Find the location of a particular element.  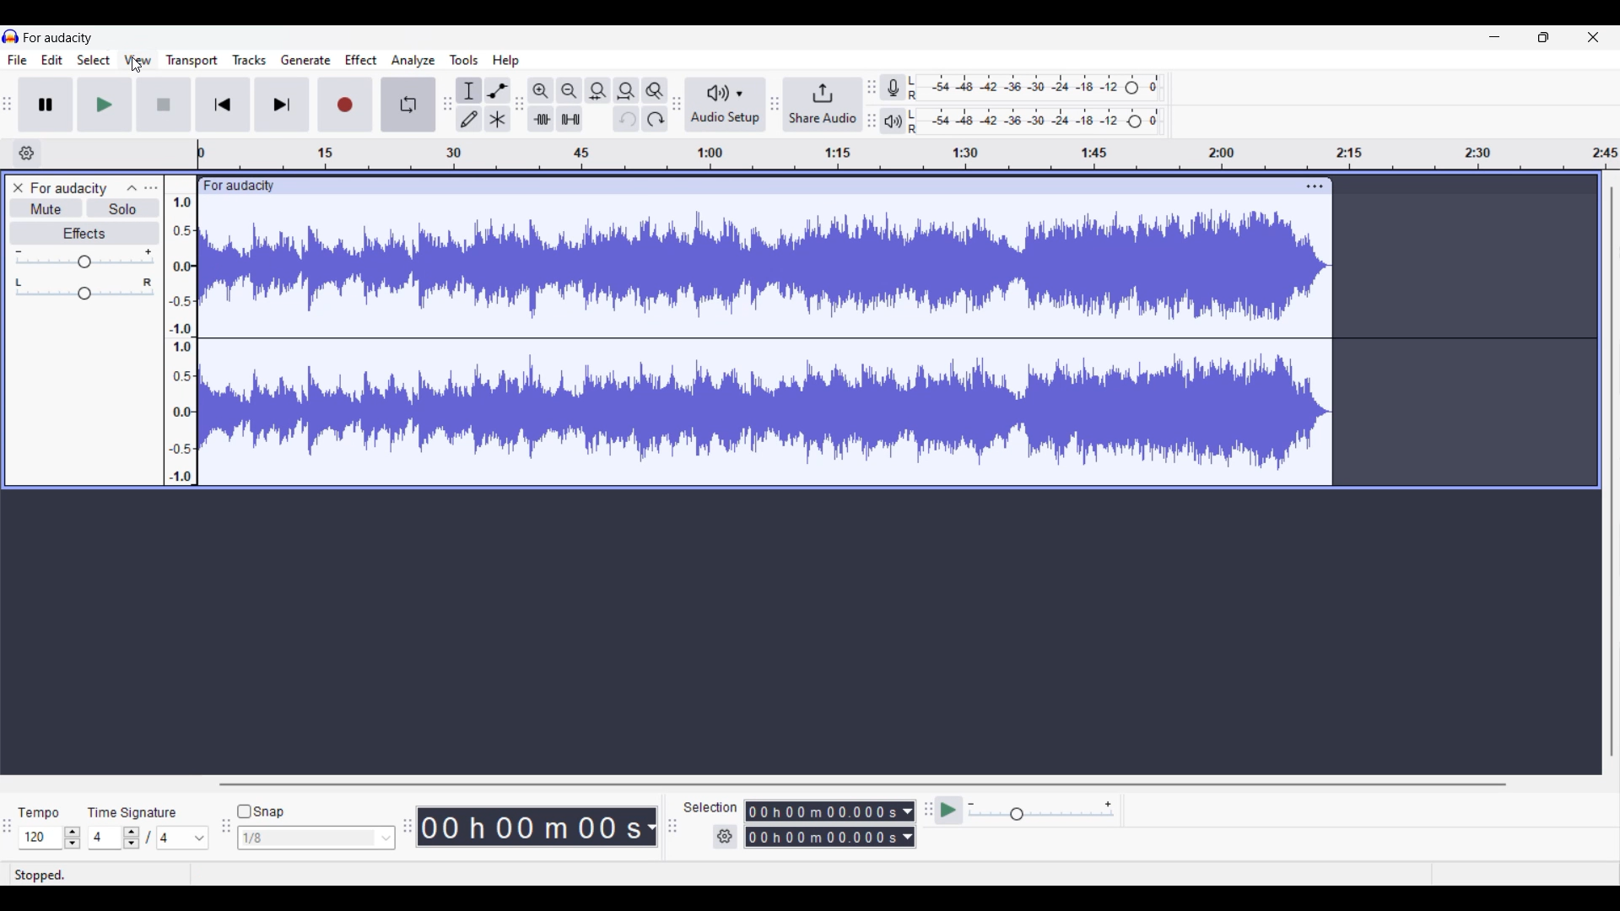

Tools is located at coordinates (463, 60).